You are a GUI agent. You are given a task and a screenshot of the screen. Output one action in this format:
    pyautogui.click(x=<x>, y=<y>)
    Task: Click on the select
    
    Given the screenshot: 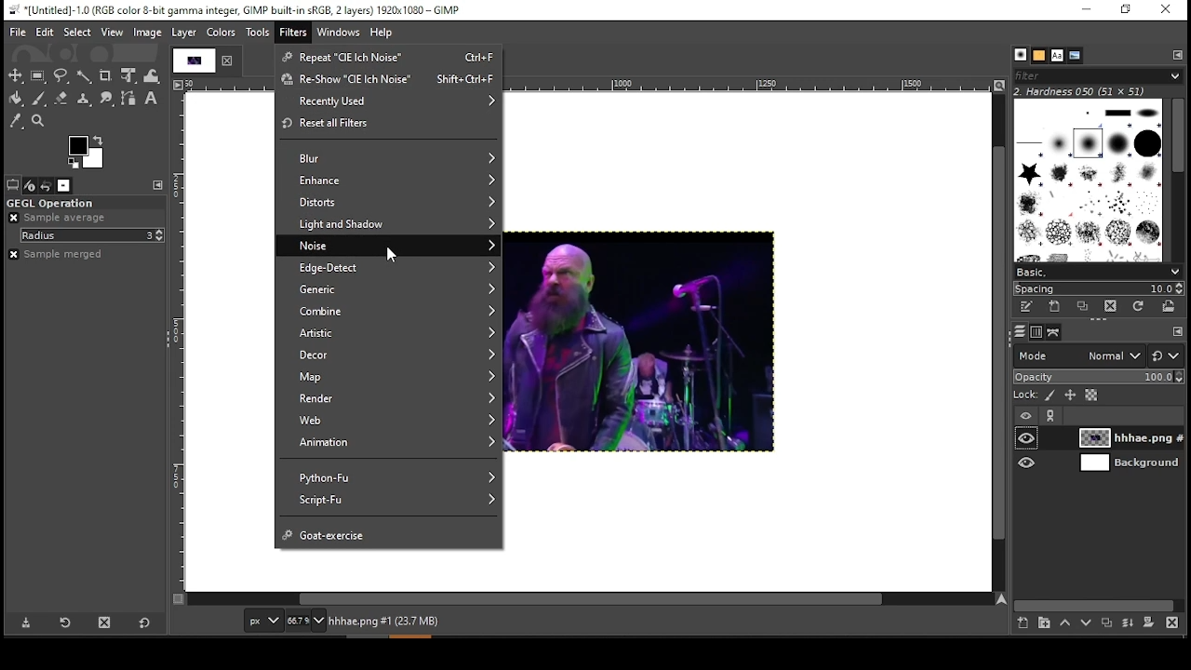 What is the action you would take?
    pyautogui.click(x=77, y=32)
    